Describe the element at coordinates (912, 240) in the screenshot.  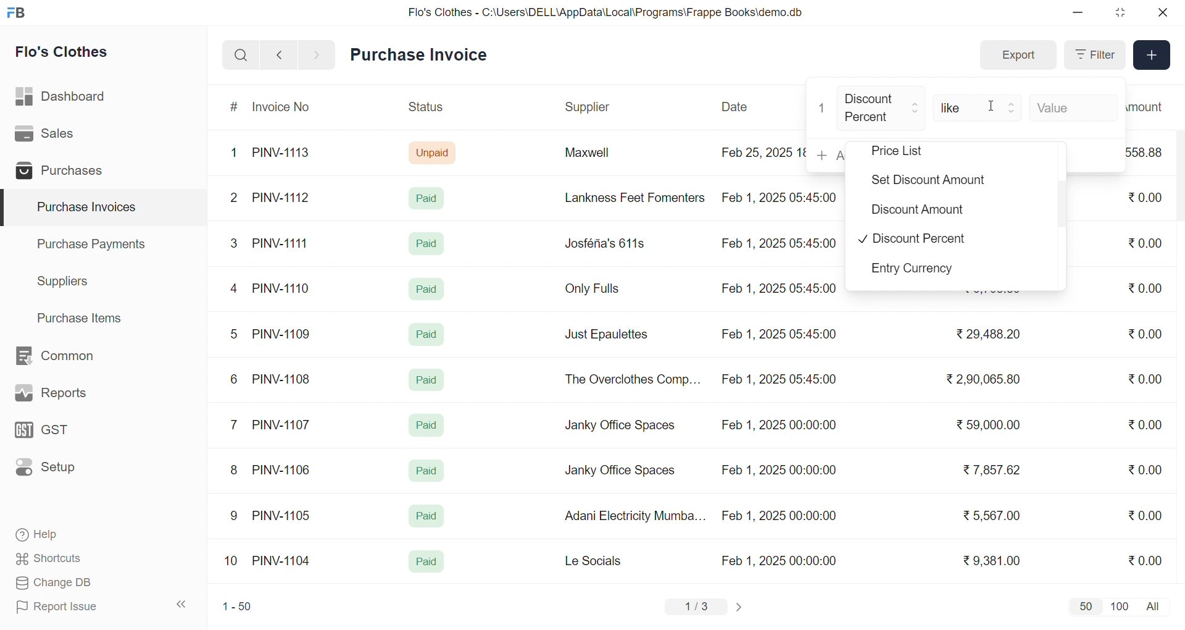
I see `Discount Percent` at that location.